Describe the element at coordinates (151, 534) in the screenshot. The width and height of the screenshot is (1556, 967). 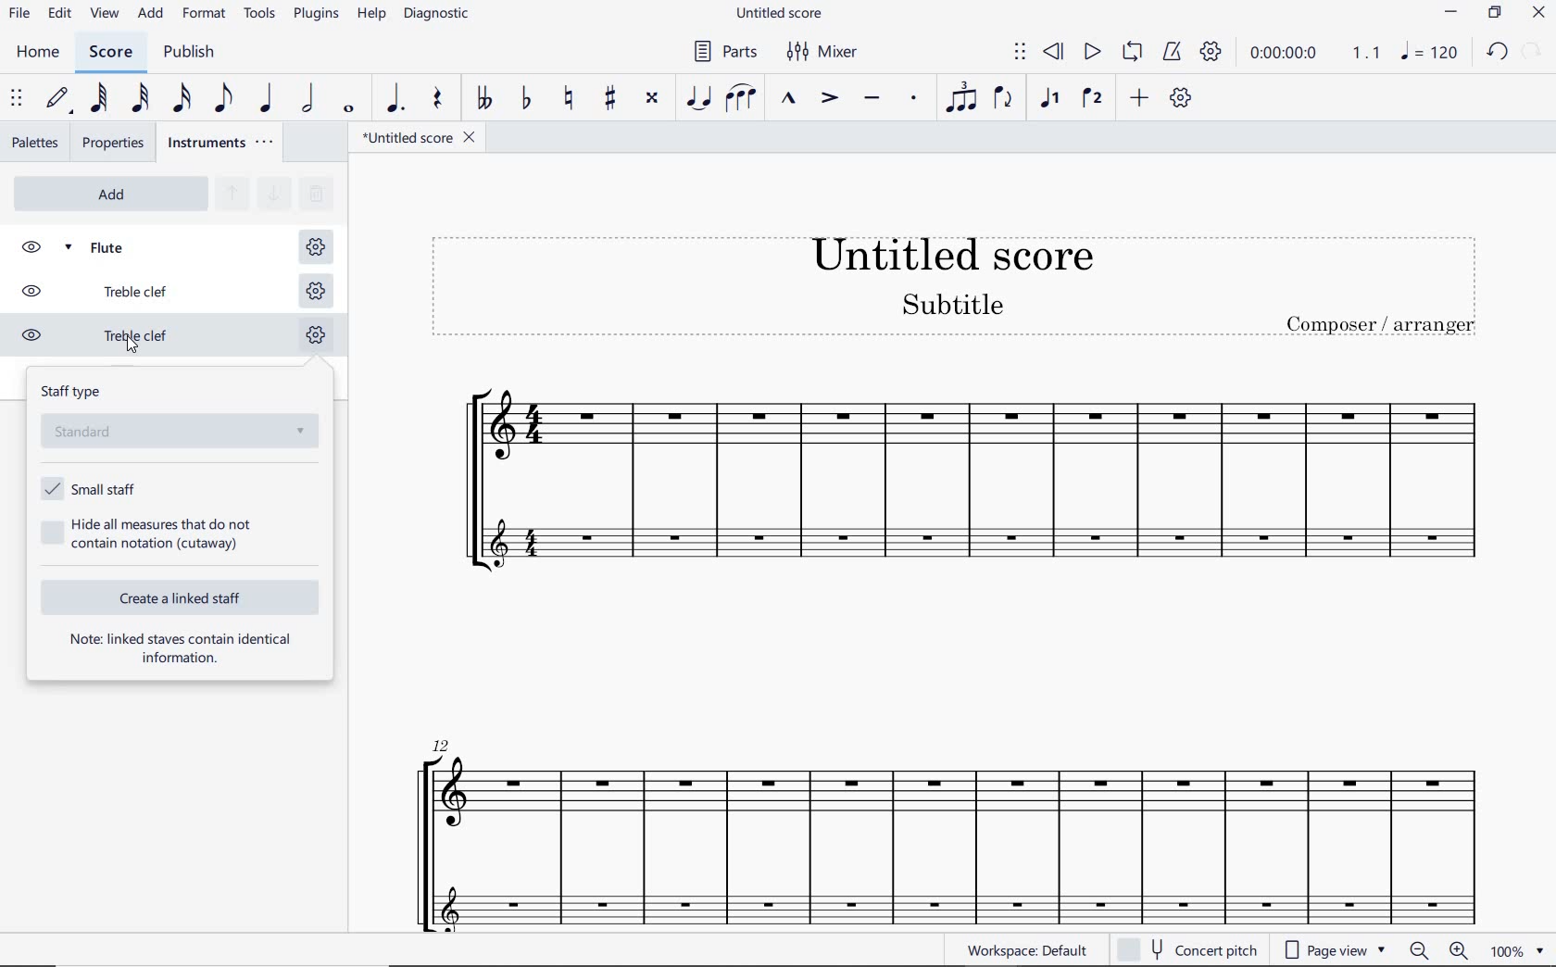
I see `HIDE ALL MEASURES THAT DO NOT CONTAIN NOTATION (CUTAWAY)` at that location.